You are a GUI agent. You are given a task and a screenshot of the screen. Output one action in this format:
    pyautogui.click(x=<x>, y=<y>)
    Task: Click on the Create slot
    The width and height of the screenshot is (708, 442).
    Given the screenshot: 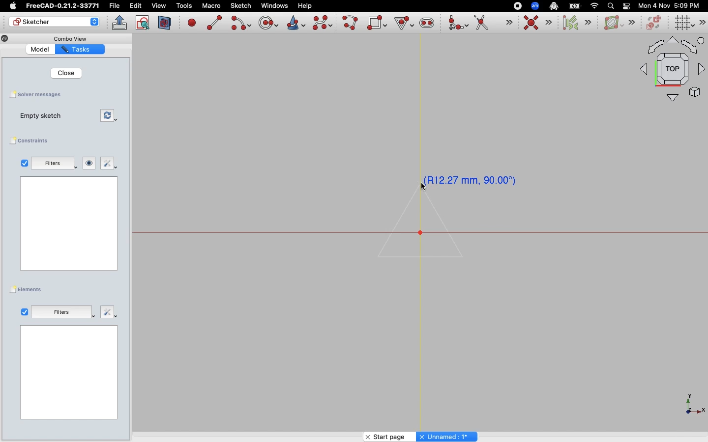 What is the action you would take?
    pyautogui.click(x=426, y=24)
    